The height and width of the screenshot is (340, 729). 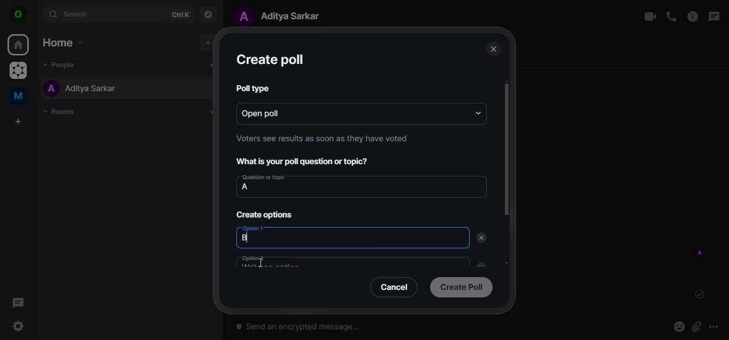 What do you see at coordinates (717, 327) in the screenshot?
I see `more options` at bounding box center [717, 327].